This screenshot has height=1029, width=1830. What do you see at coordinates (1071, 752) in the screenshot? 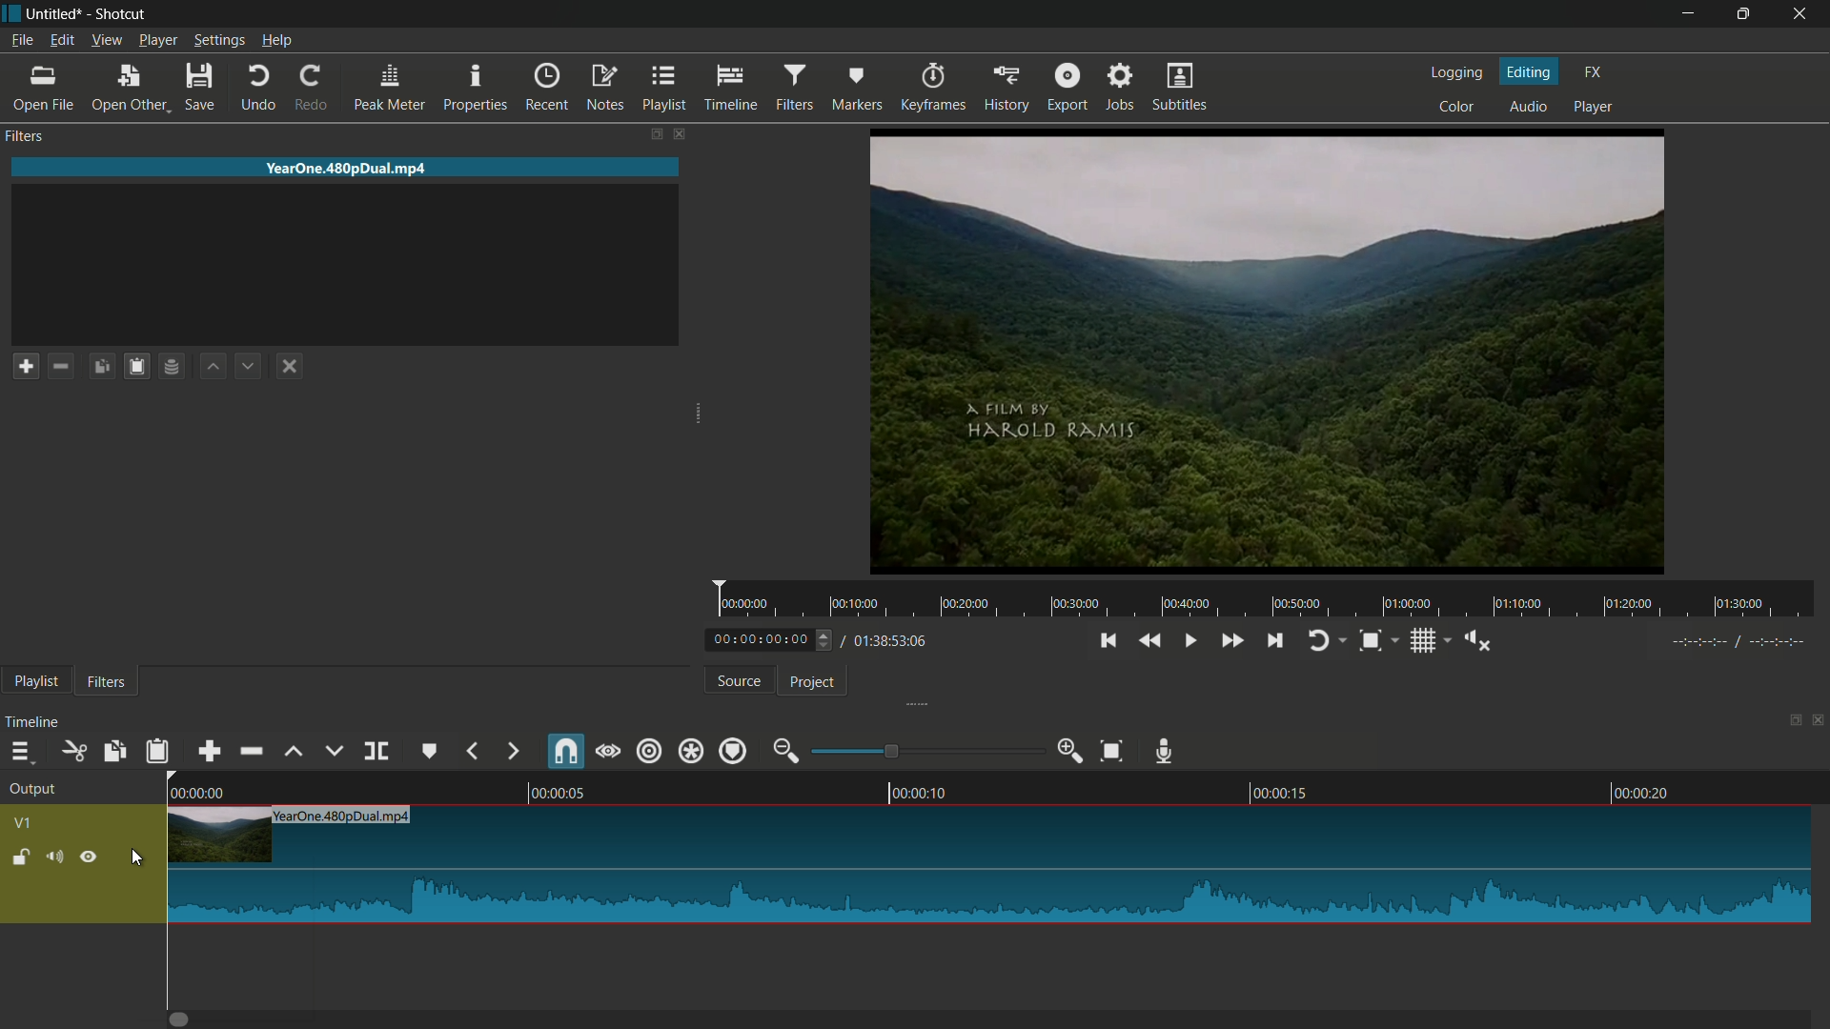
I see `zoom in` at bounding box center [1071, 752].